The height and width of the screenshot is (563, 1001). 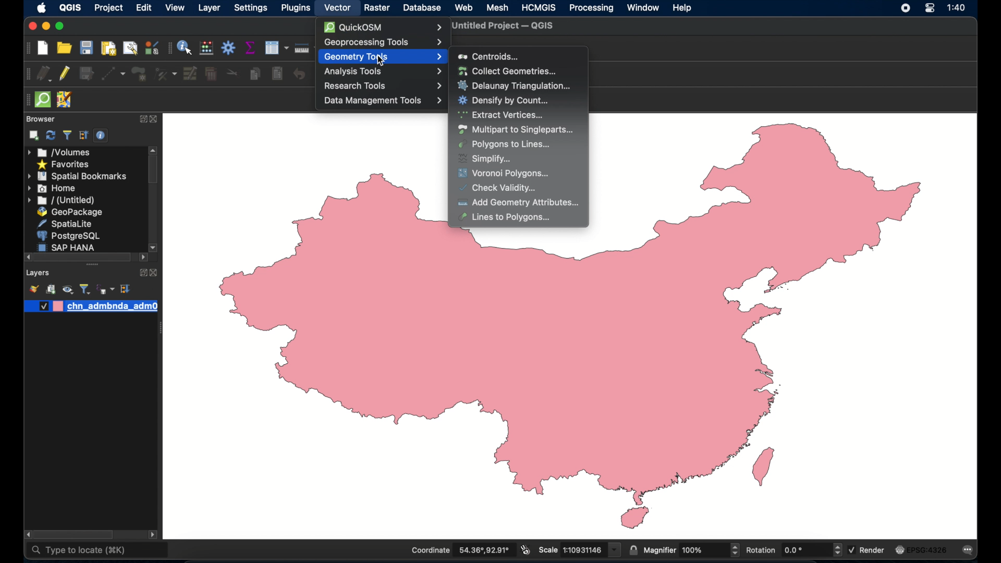 I want to click on enable/disable properties widget, so click(x=102, y=136).